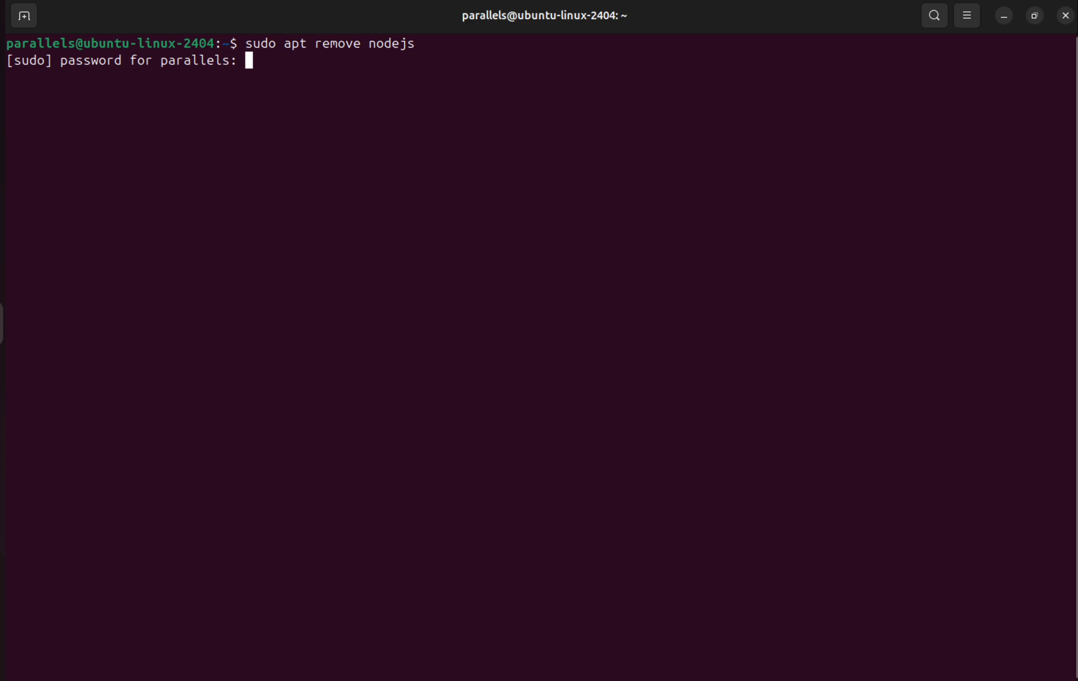 This screenshot has width=1078, height=681. What do you see at coordinates (120, 42) in the screenshot?
I see `parallels@ubuntu-linux-2404: $` at bounding box center [120, 42].